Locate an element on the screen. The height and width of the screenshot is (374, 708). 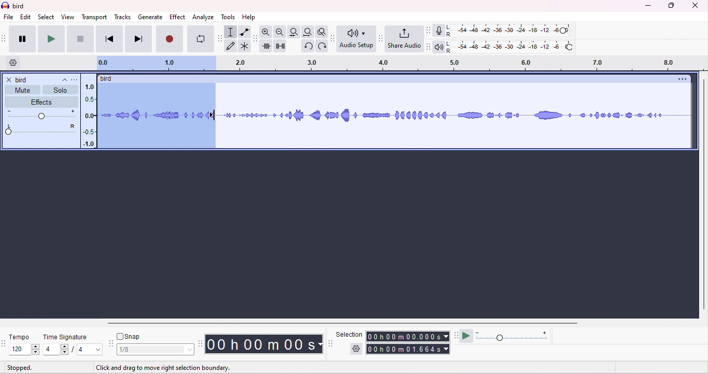
tools tool bar is located at coordinates (219, 38).